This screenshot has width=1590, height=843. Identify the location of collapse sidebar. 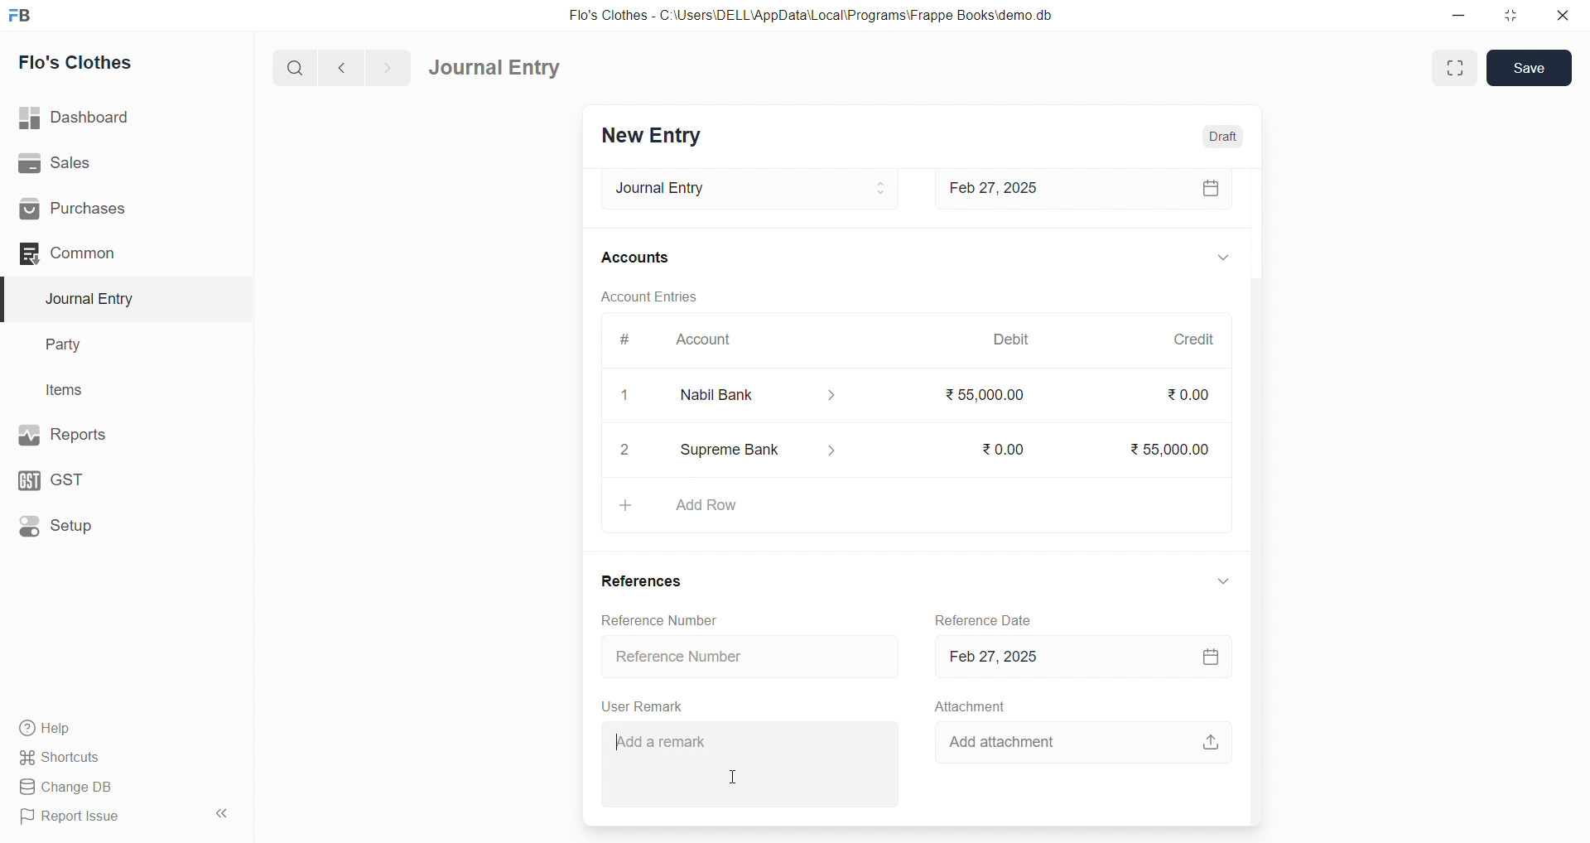
(224, 813).